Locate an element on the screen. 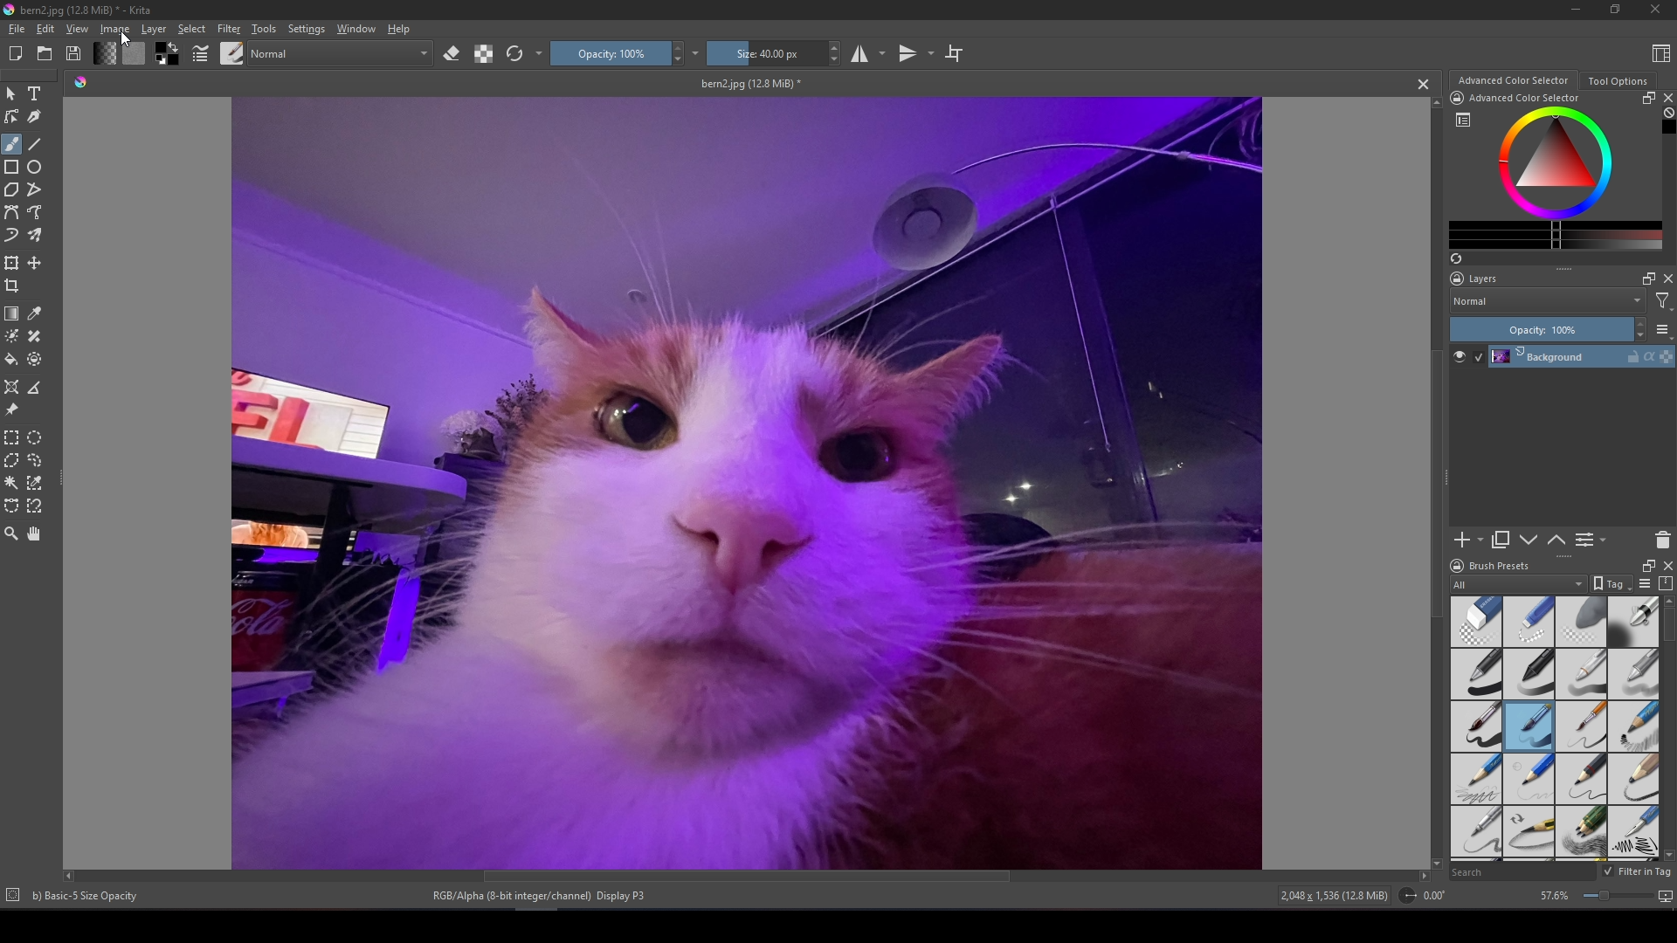  Contiguous selection tool is located at coordinates (12, 482).